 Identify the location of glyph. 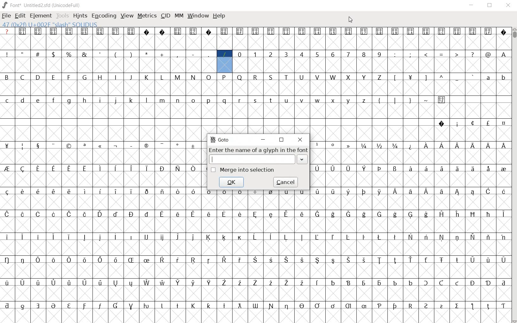
(442, 76).